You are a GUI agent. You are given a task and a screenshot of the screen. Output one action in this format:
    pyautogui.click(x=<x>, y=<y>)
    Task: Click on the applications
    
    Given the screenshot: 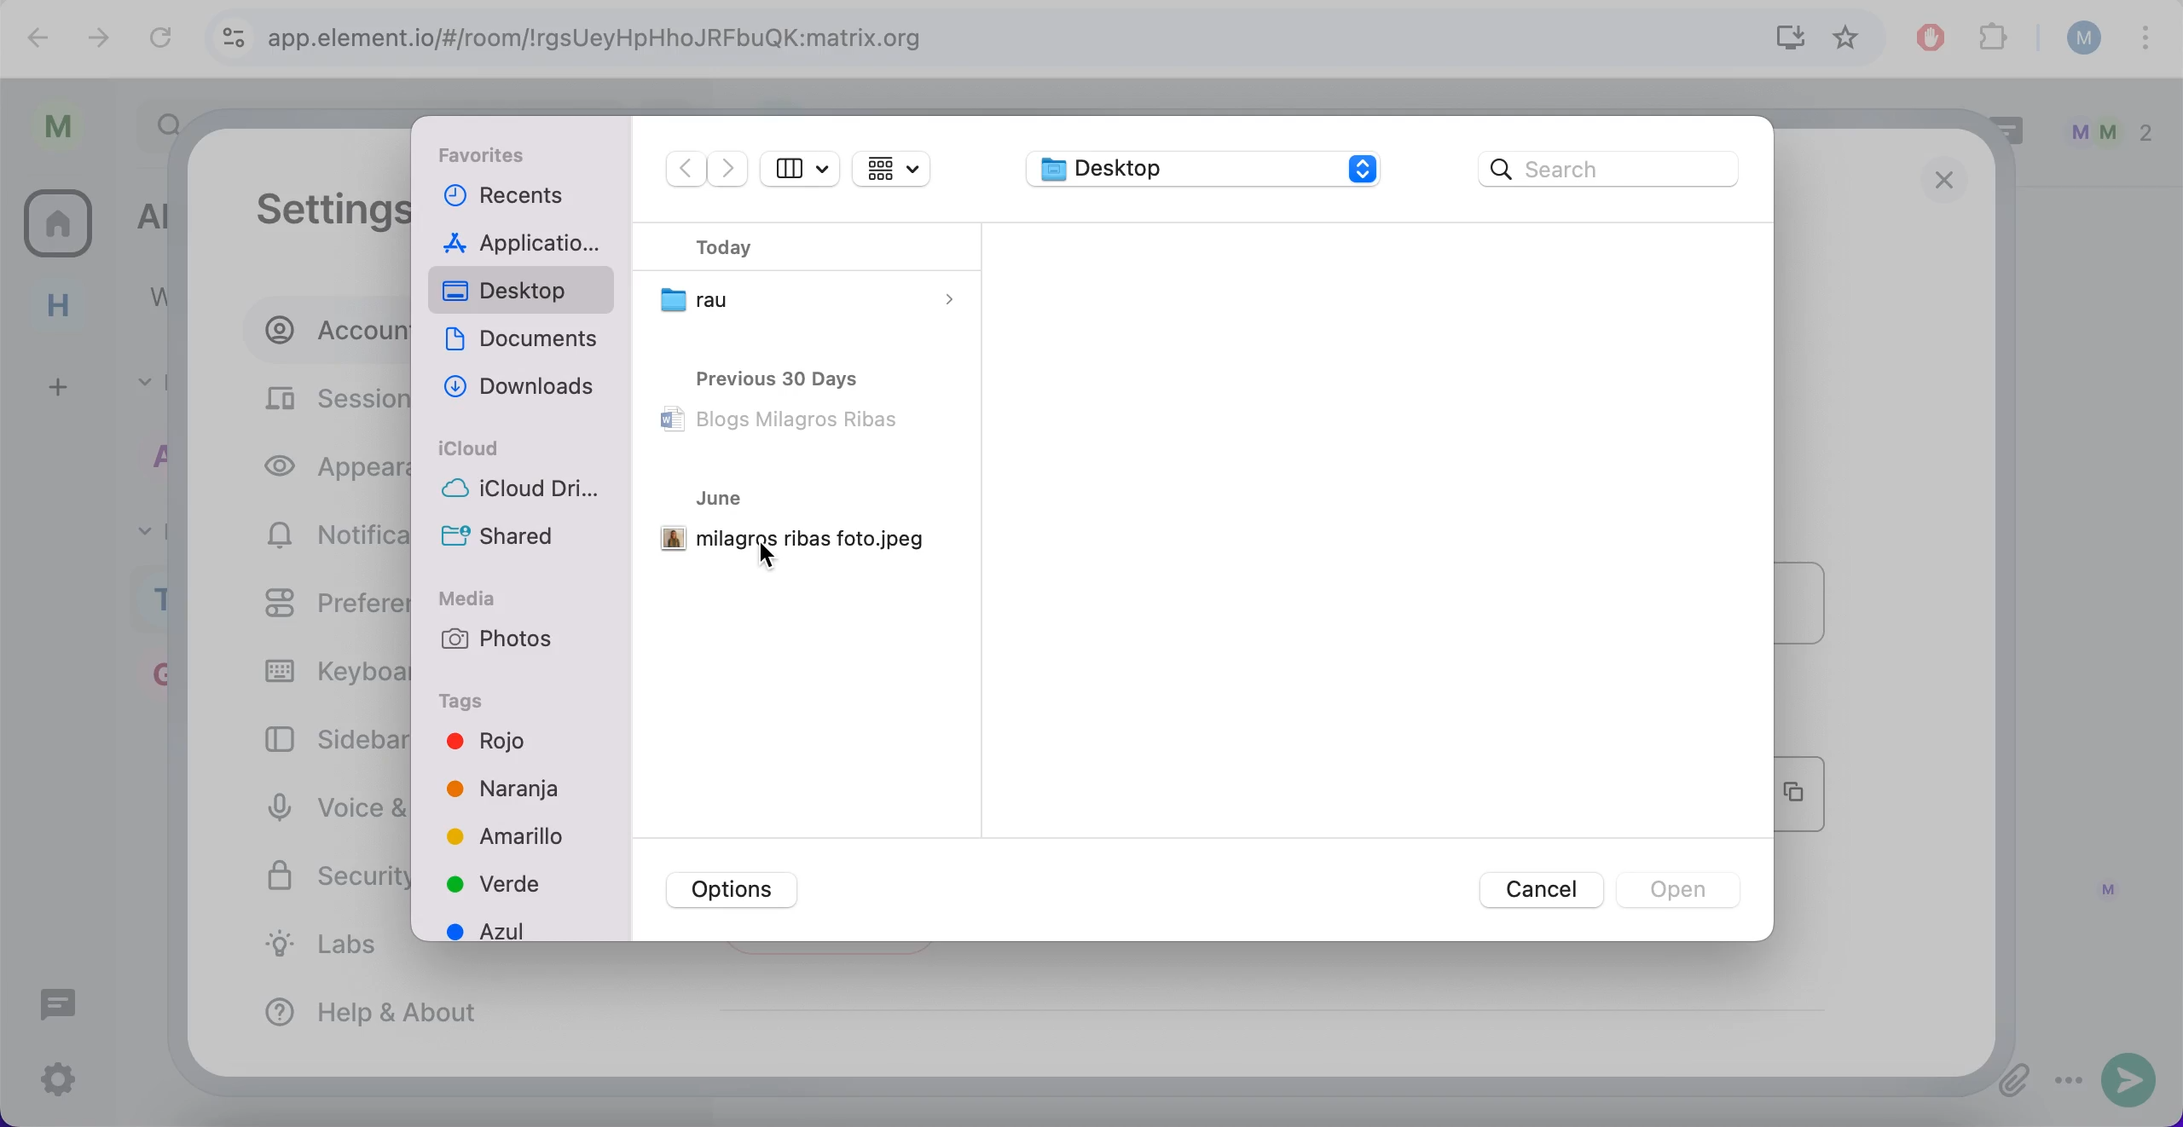 What is the action you would take?
    pyautogui.click(x=519, y=241)
    